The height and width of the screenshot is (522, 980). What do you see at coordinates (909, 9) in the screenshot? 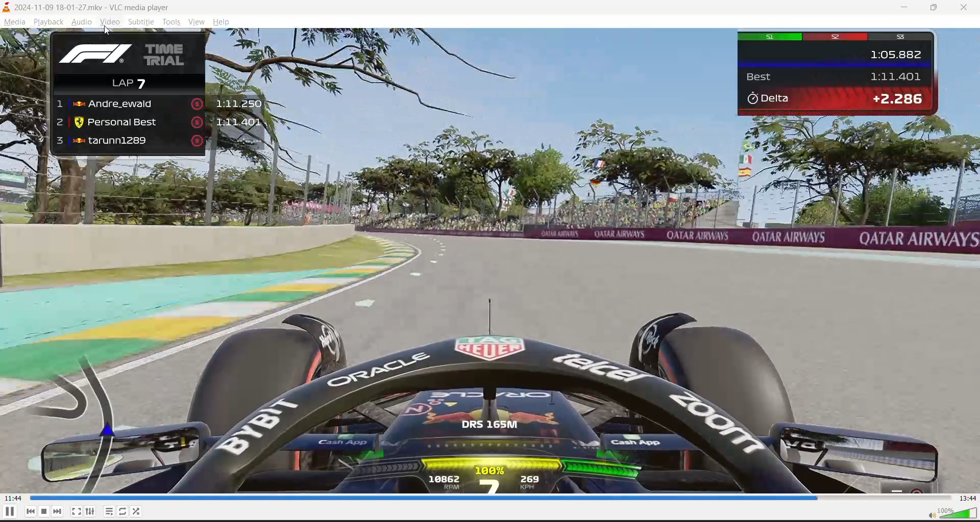
I see `minimize` at bounding box center [909, 9].